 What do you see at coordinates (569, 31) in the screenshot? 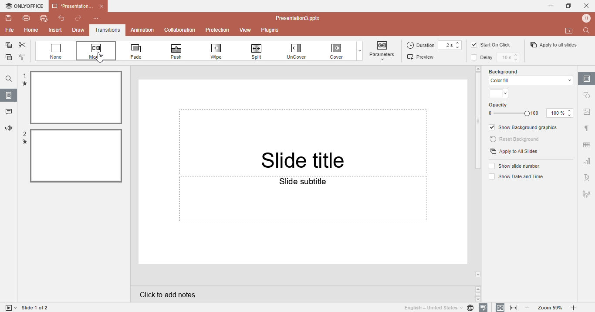
I see `Open file` at bounding box center [569, 31].